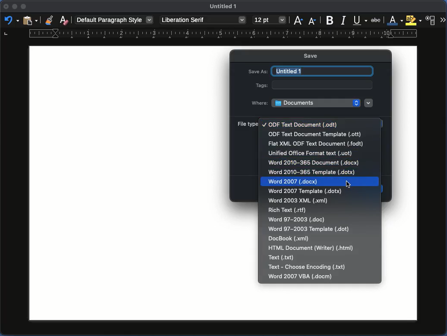 This screenshot has height=336, width=447. I want to click on documents, so click(316, 103).